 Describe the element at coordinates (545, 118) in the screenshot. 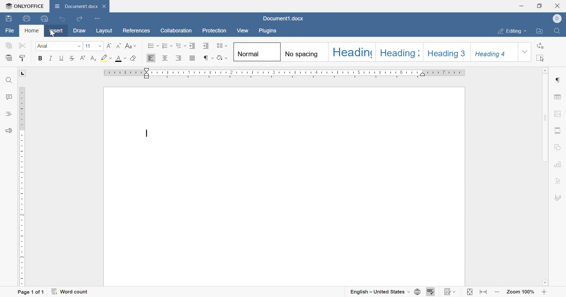

I see `Scroll Bar` at that location.